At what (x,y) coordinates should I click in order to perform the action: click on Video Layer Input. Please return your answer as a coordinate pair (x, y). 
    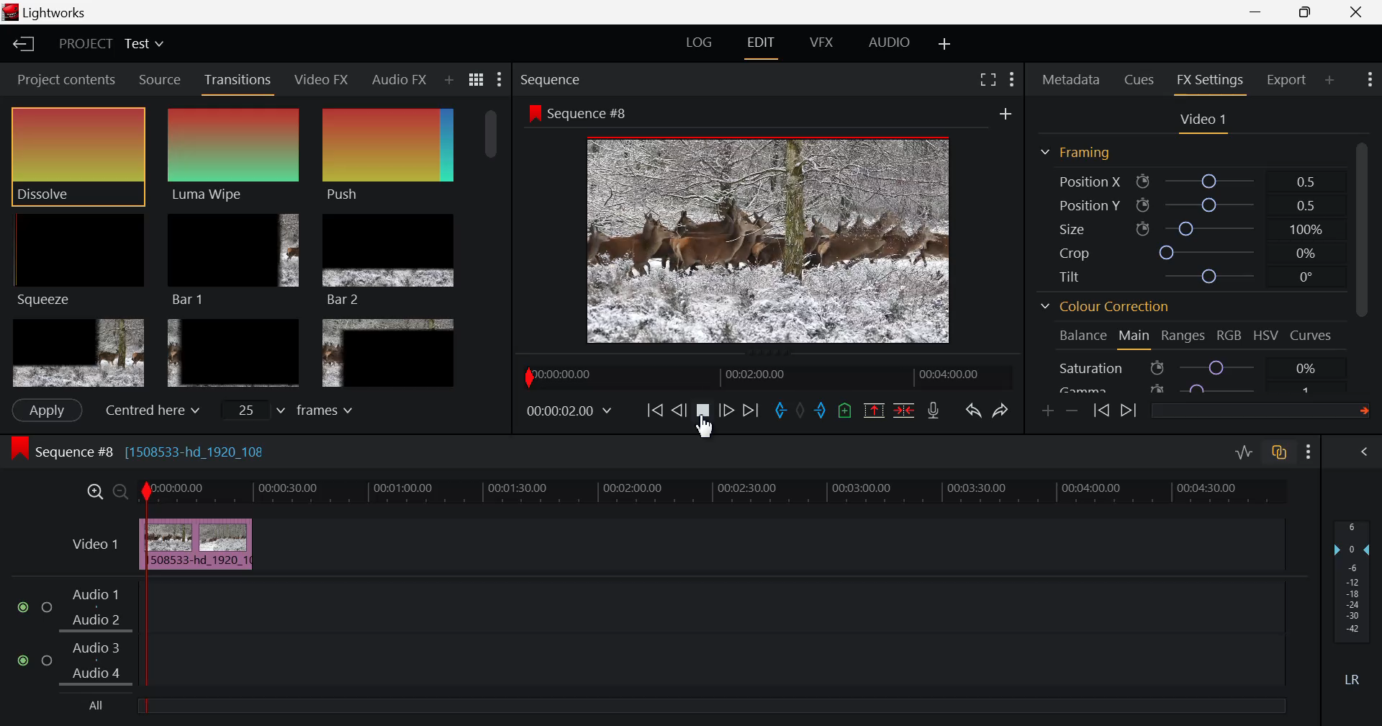
    Looking at the image, I should click on (91, 547).